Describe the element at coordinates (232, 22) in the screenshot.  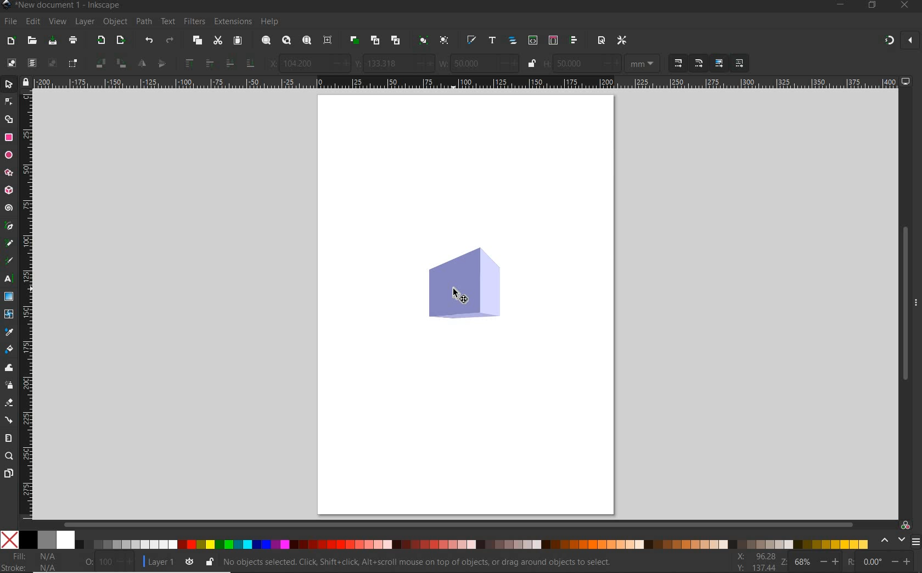
I see `extensions` at that location.